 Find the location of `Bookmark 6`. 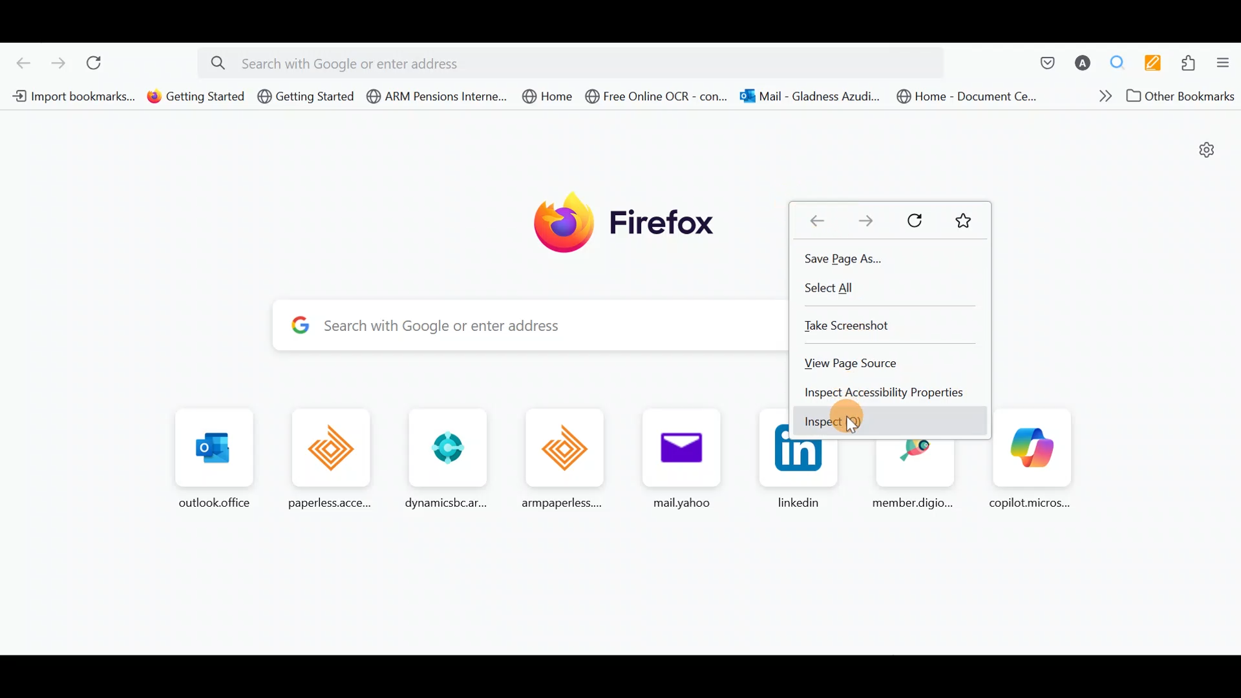

Bookmark 6 is located at coordinates (657, 100).